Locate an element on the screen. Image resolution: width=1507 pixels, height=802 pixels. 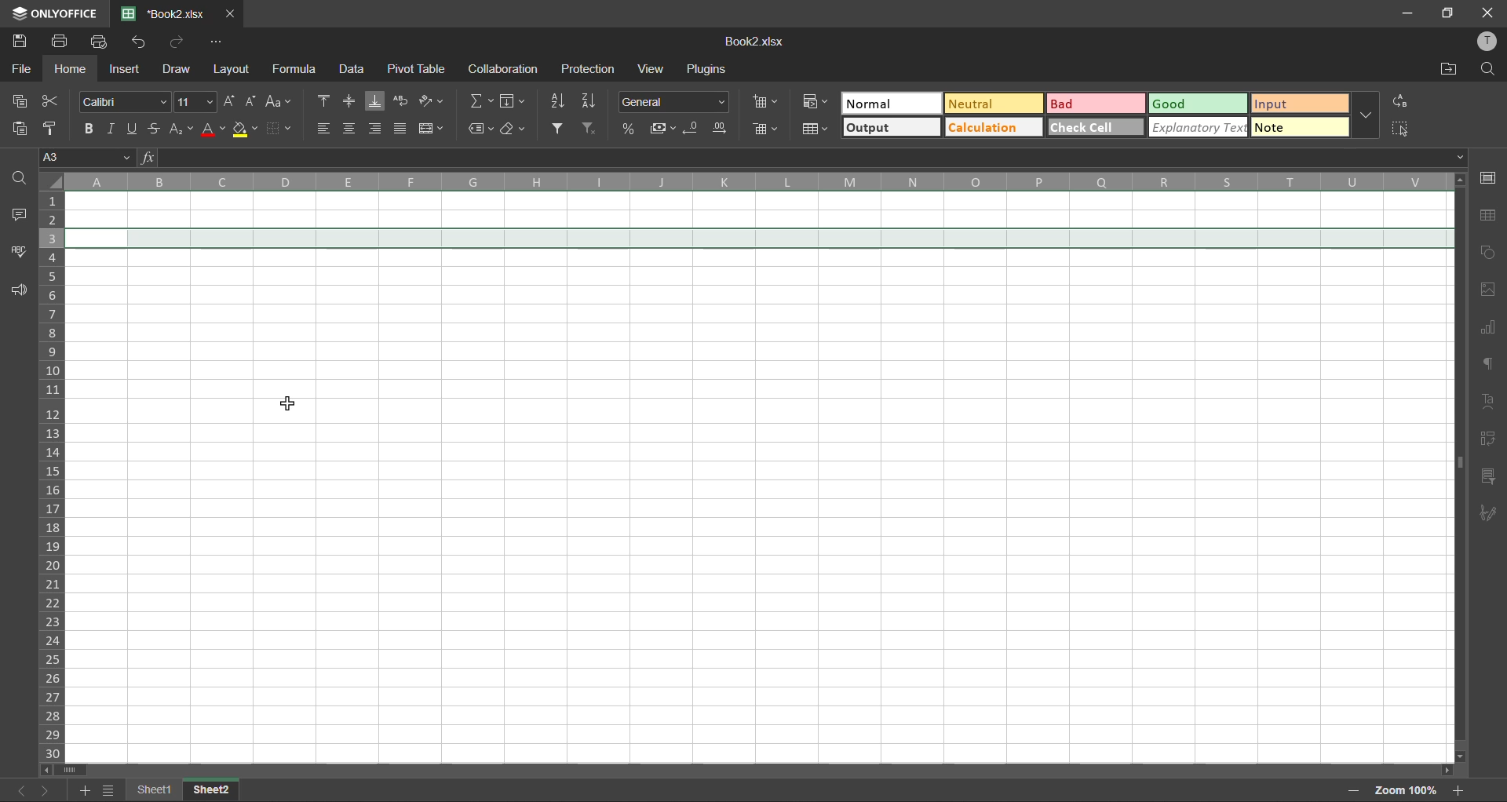
data is located at coordinates (351, 69).